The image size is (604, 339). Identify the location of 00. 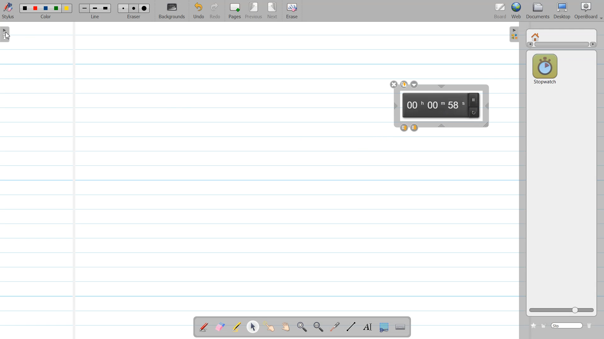
(457, 106).